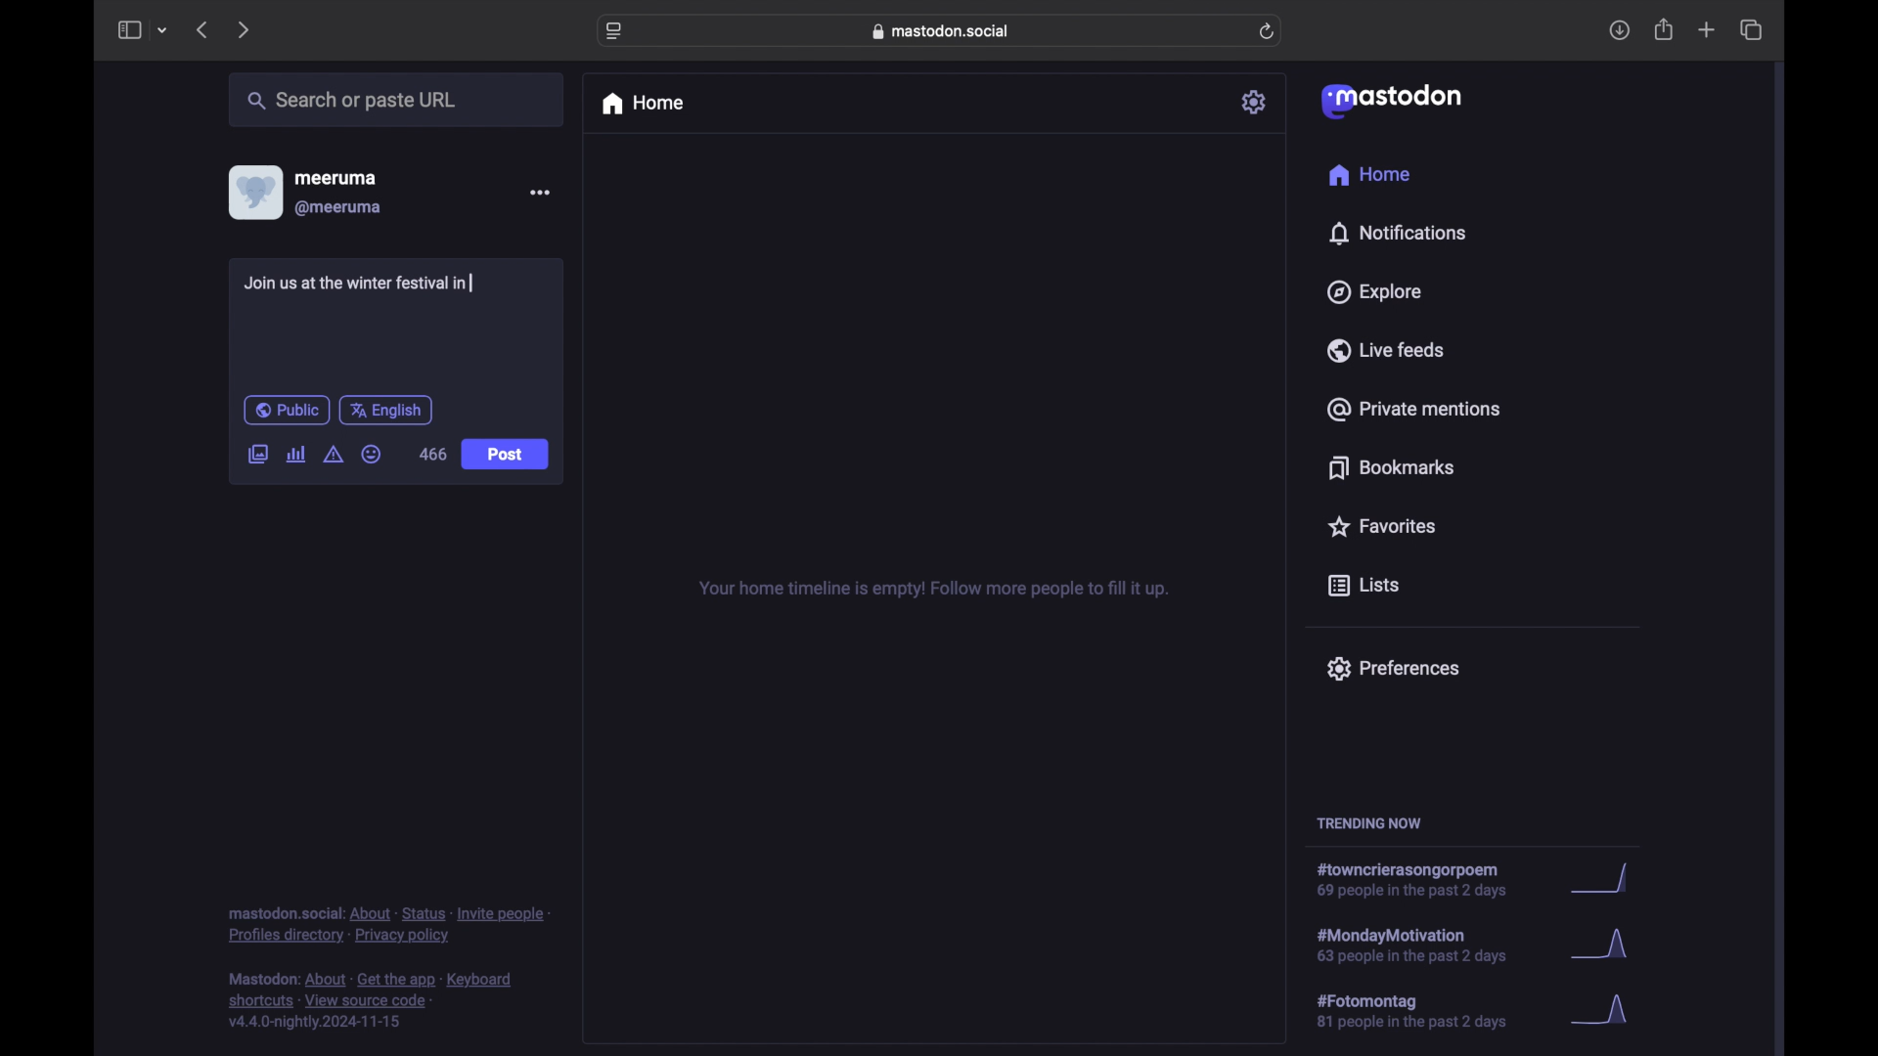 This screenshot has width=1878, height=1056. I want to click on hashtag trend, so click(1422, 881).